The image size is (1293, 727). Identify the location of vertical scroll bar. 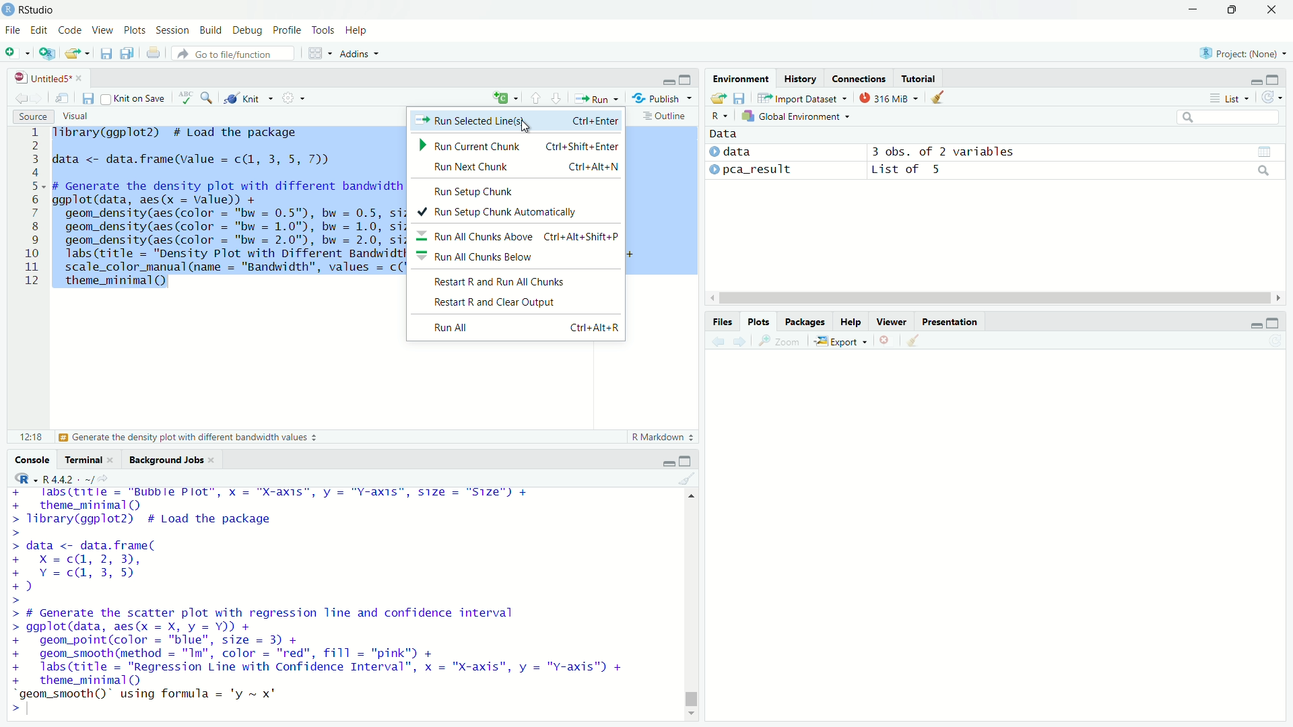
(692, 603).